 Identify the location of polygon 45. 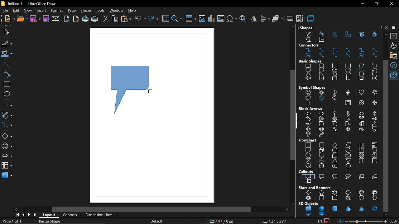
(349, 34).